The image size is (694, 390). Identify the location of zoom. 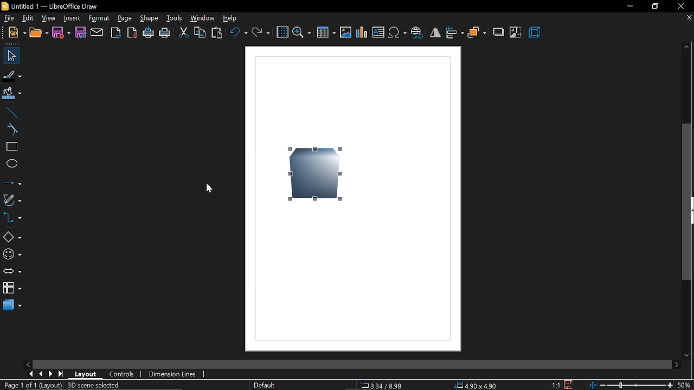
(301, 33).